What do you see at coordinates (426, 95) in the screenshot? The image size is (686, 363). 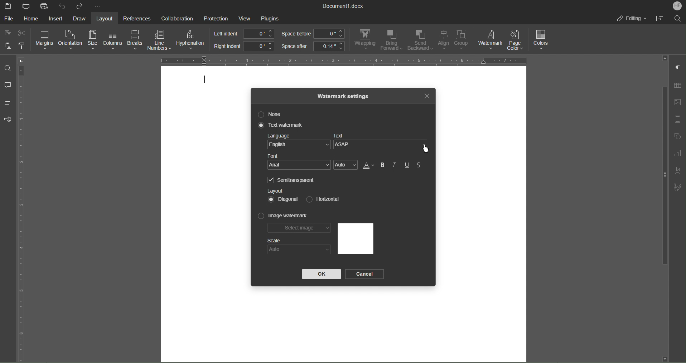 I see `Close` at bounding box center [426, 95].